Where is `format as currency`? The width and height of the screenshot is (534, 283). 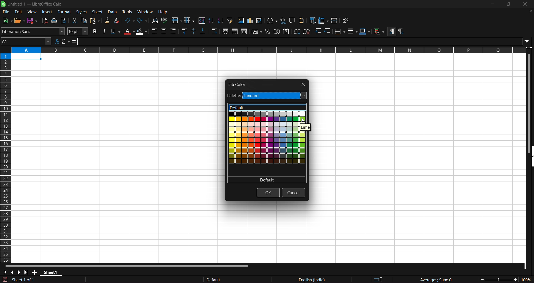 format as currency is located at coordinates (257, 32).